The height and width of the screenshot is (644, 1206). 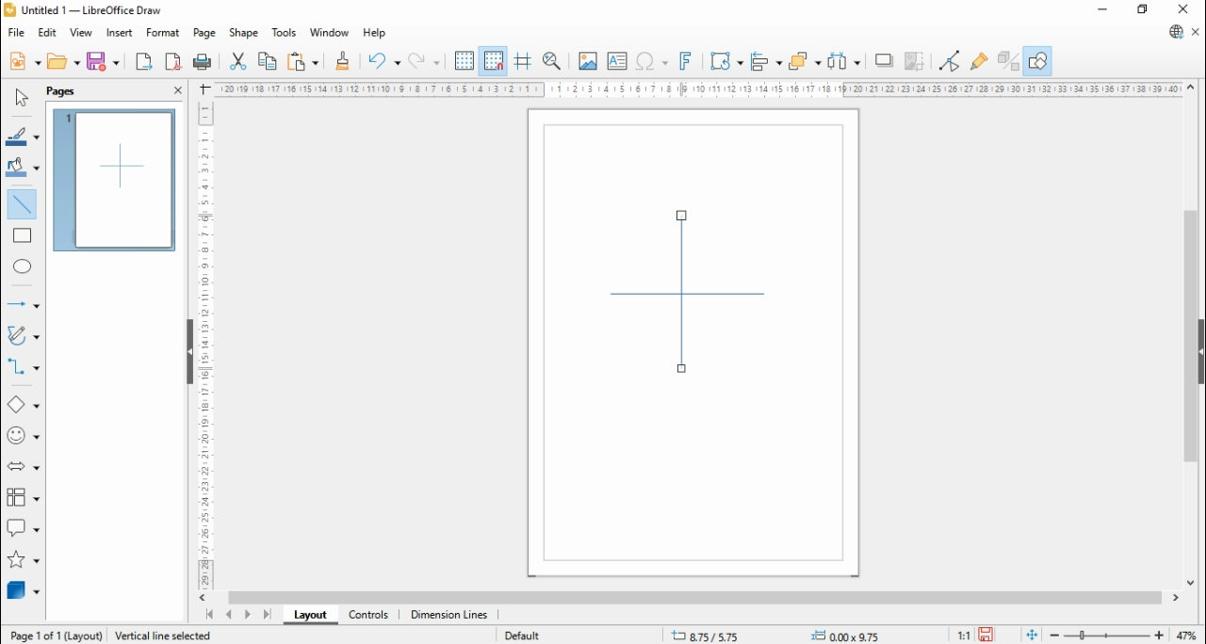 I want to click on curves and polygons, so click(x=24, y=334).